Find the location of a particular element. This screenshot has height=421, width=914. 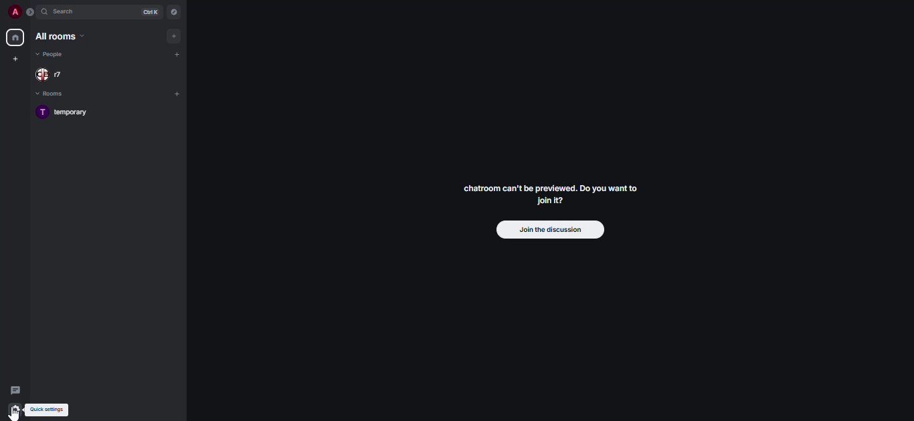

profile is located at coordinates (14, 13).